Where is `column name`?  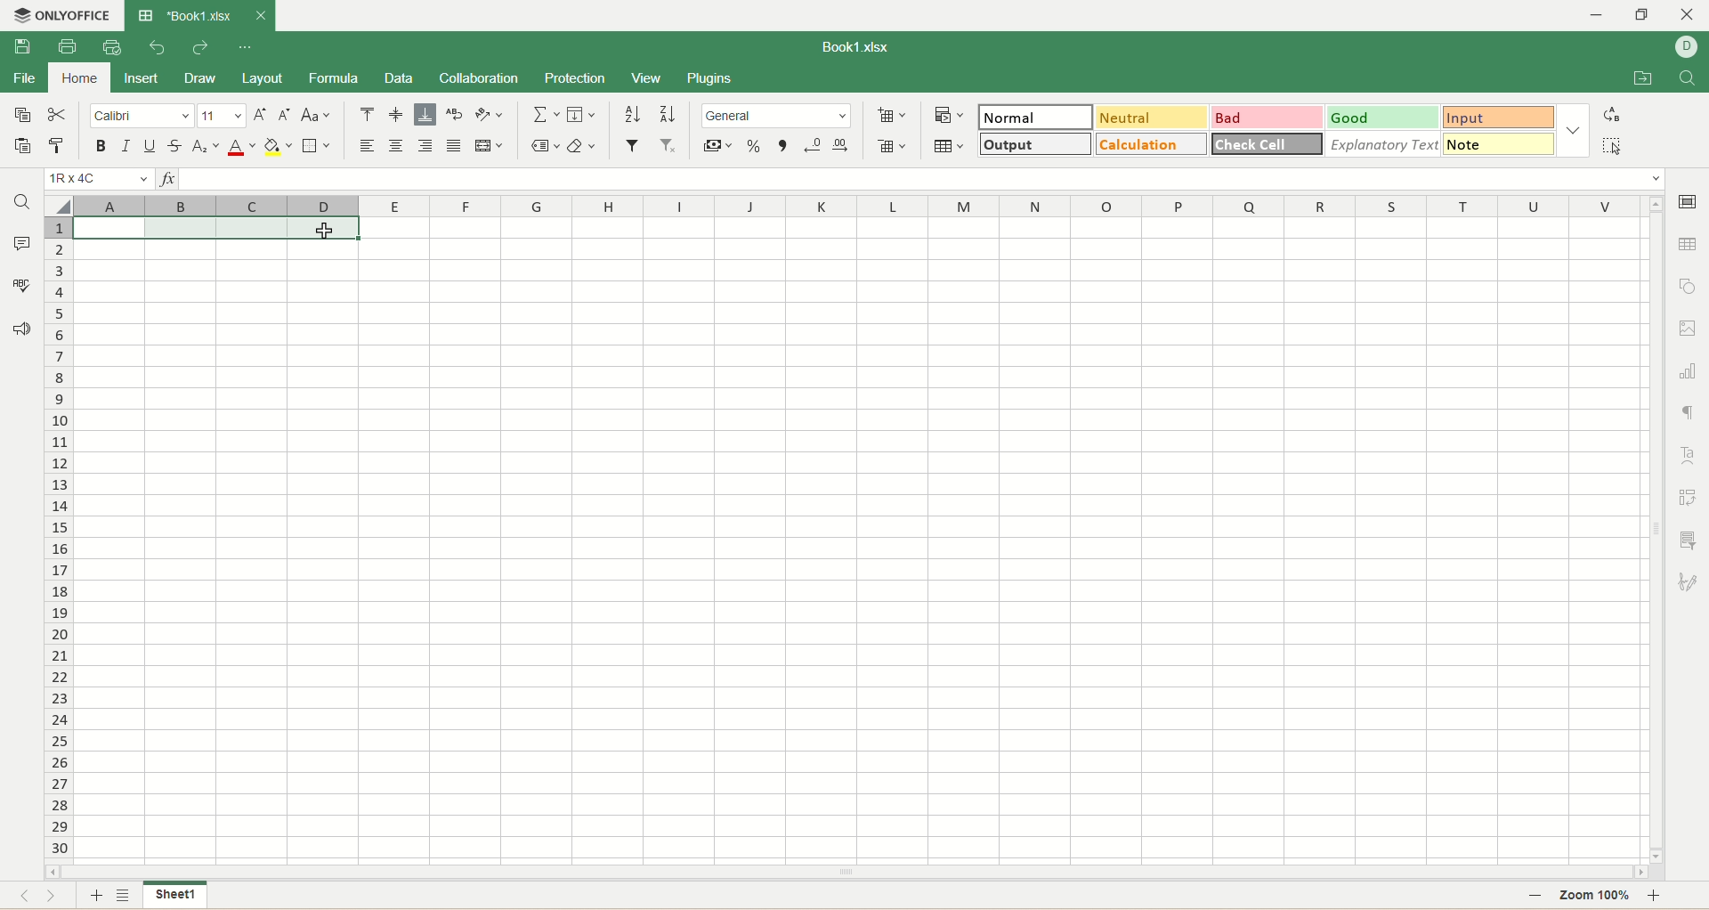
column name is located at coordinates (854, 203).